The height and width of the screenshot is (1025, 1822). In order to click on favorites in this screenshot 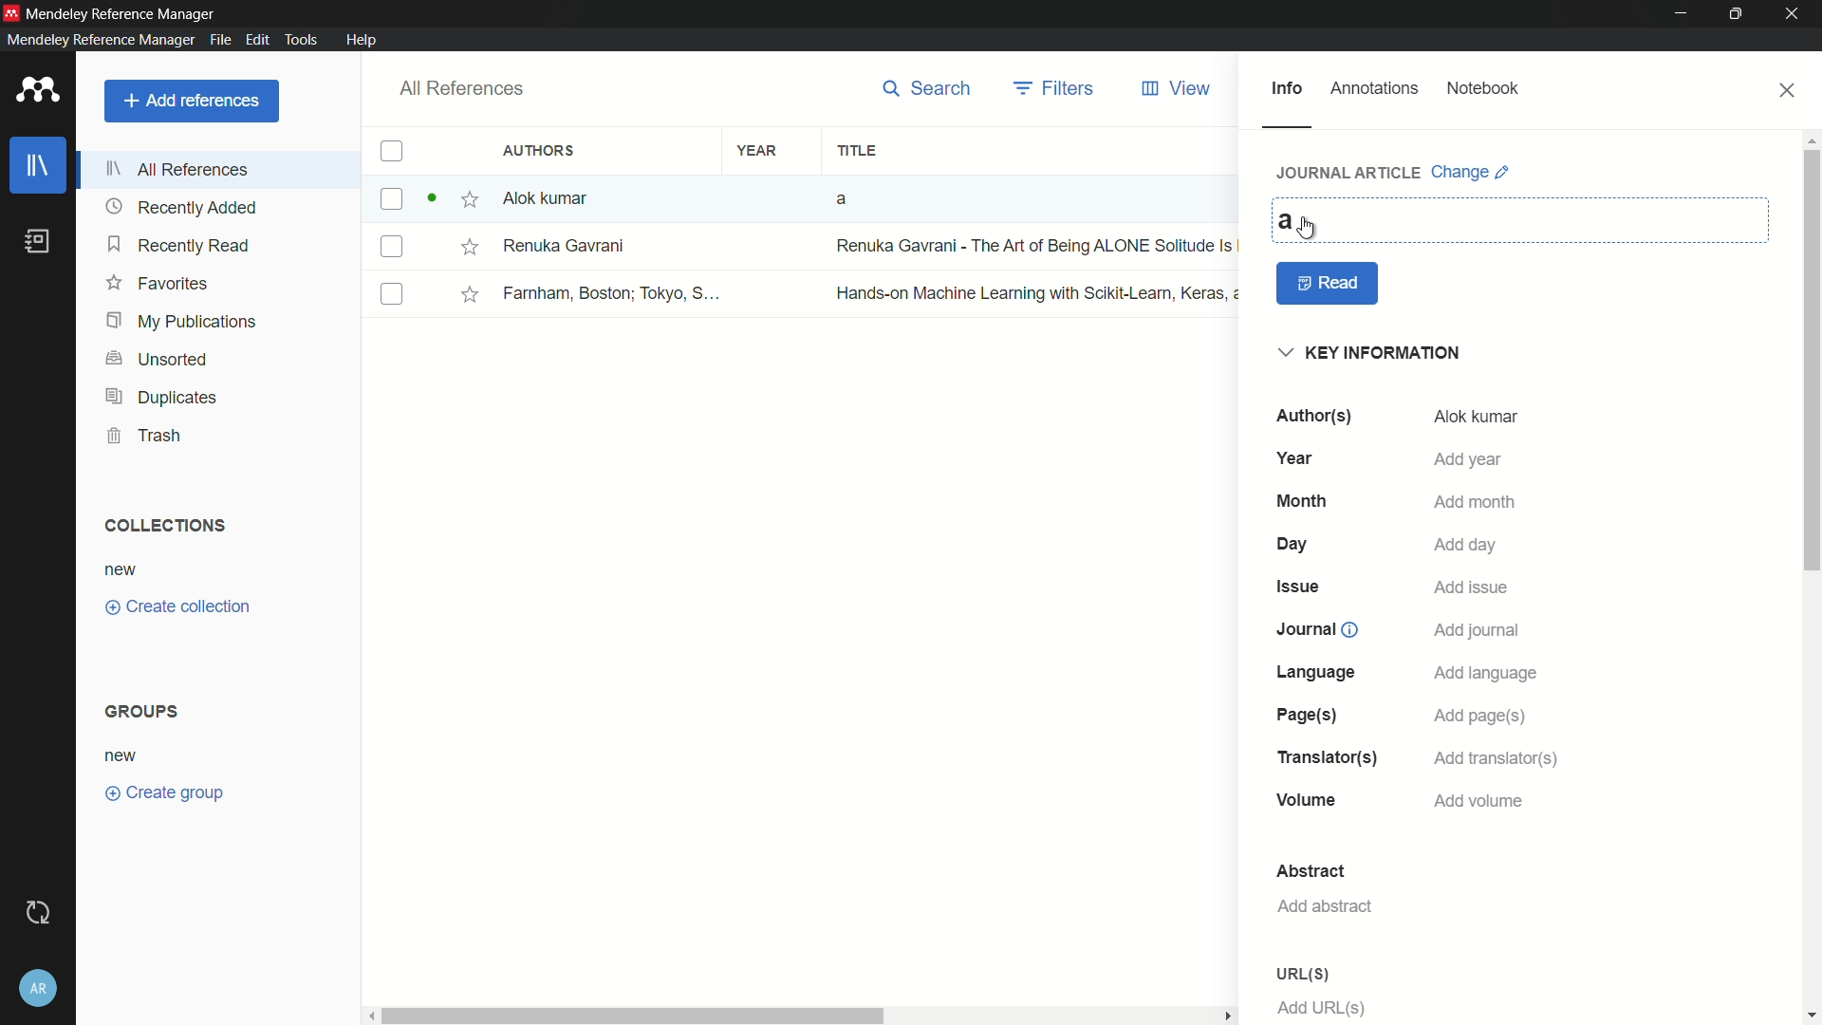, I will do `click(157, 282)`.